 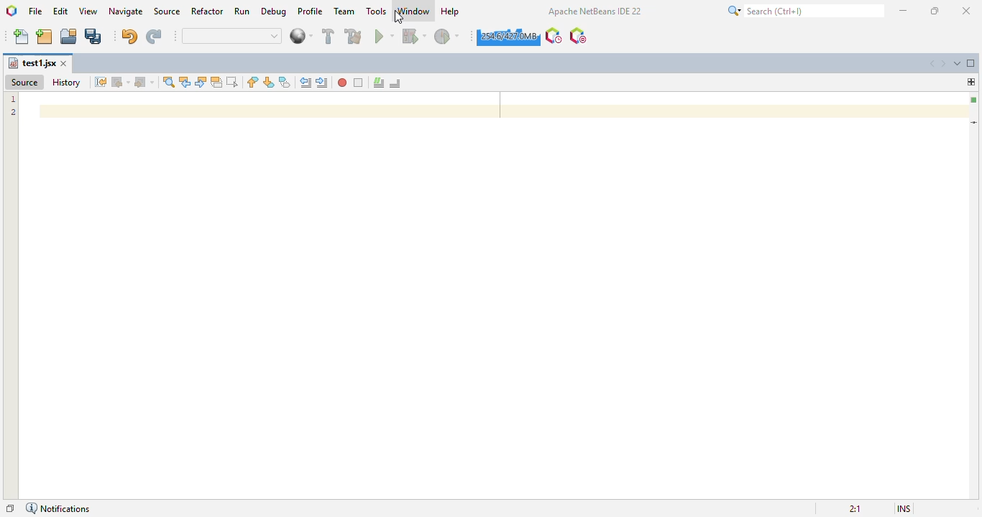 What do you see at coordinates (377, 11) in the screenshot?
I see `tools` at bounding box center [377, 11].